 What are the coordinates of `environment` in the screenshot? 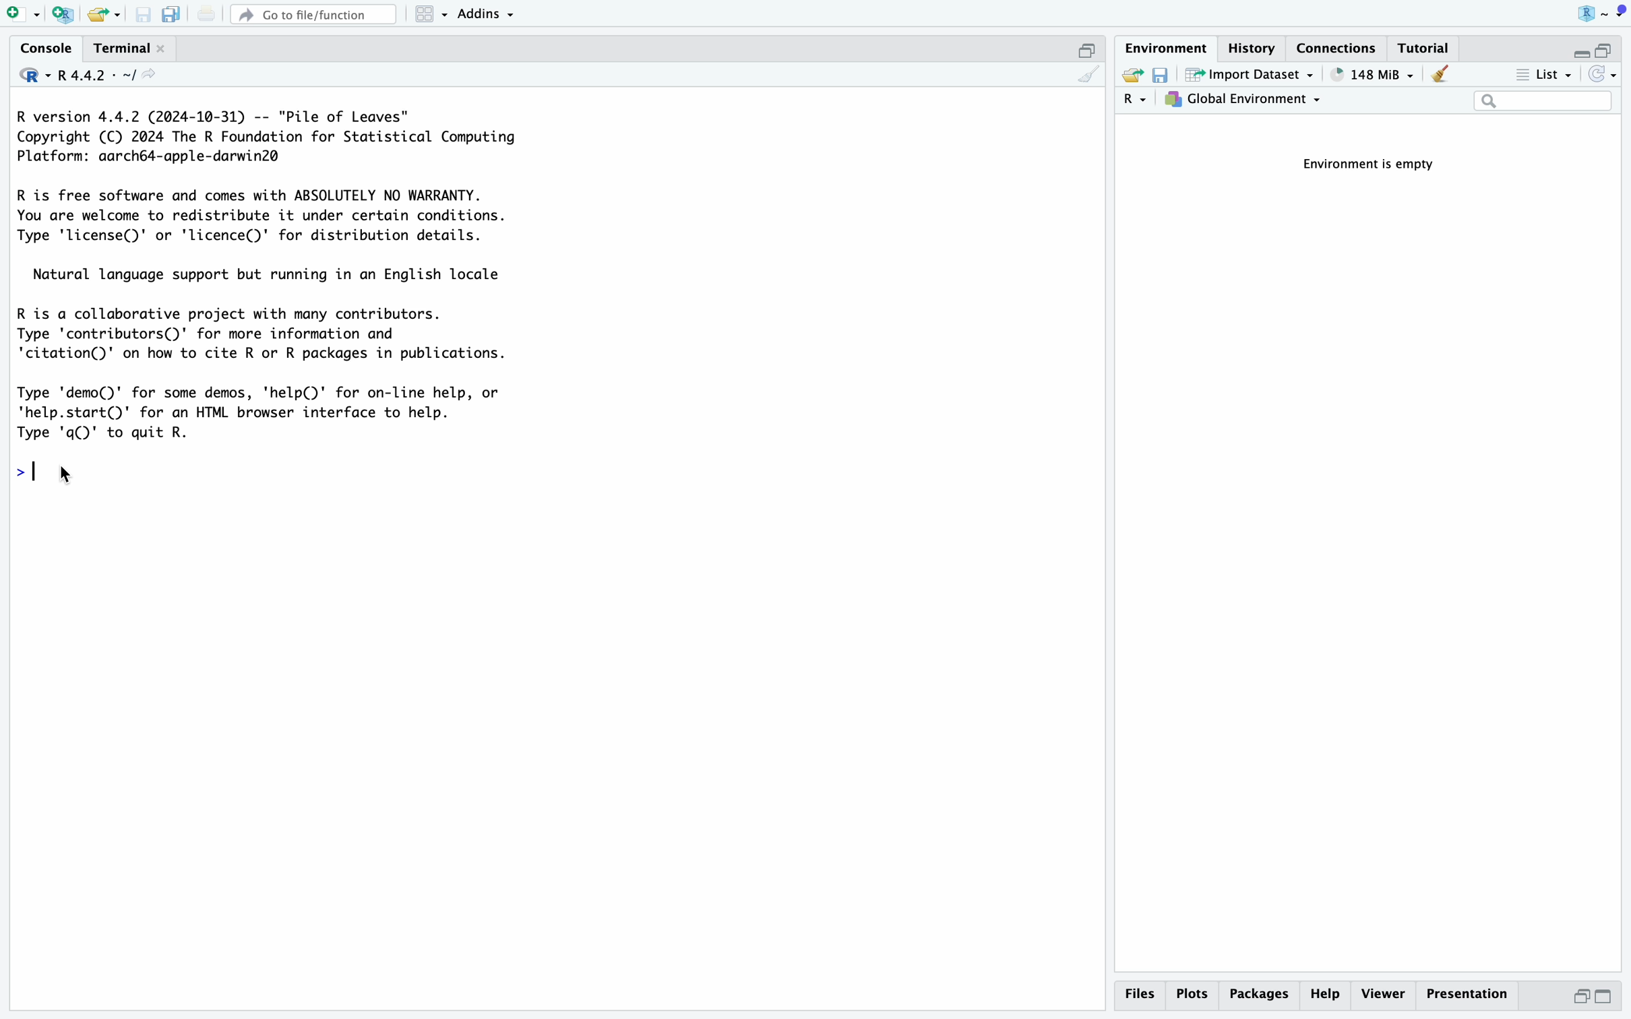 It's located at (1167, 46).